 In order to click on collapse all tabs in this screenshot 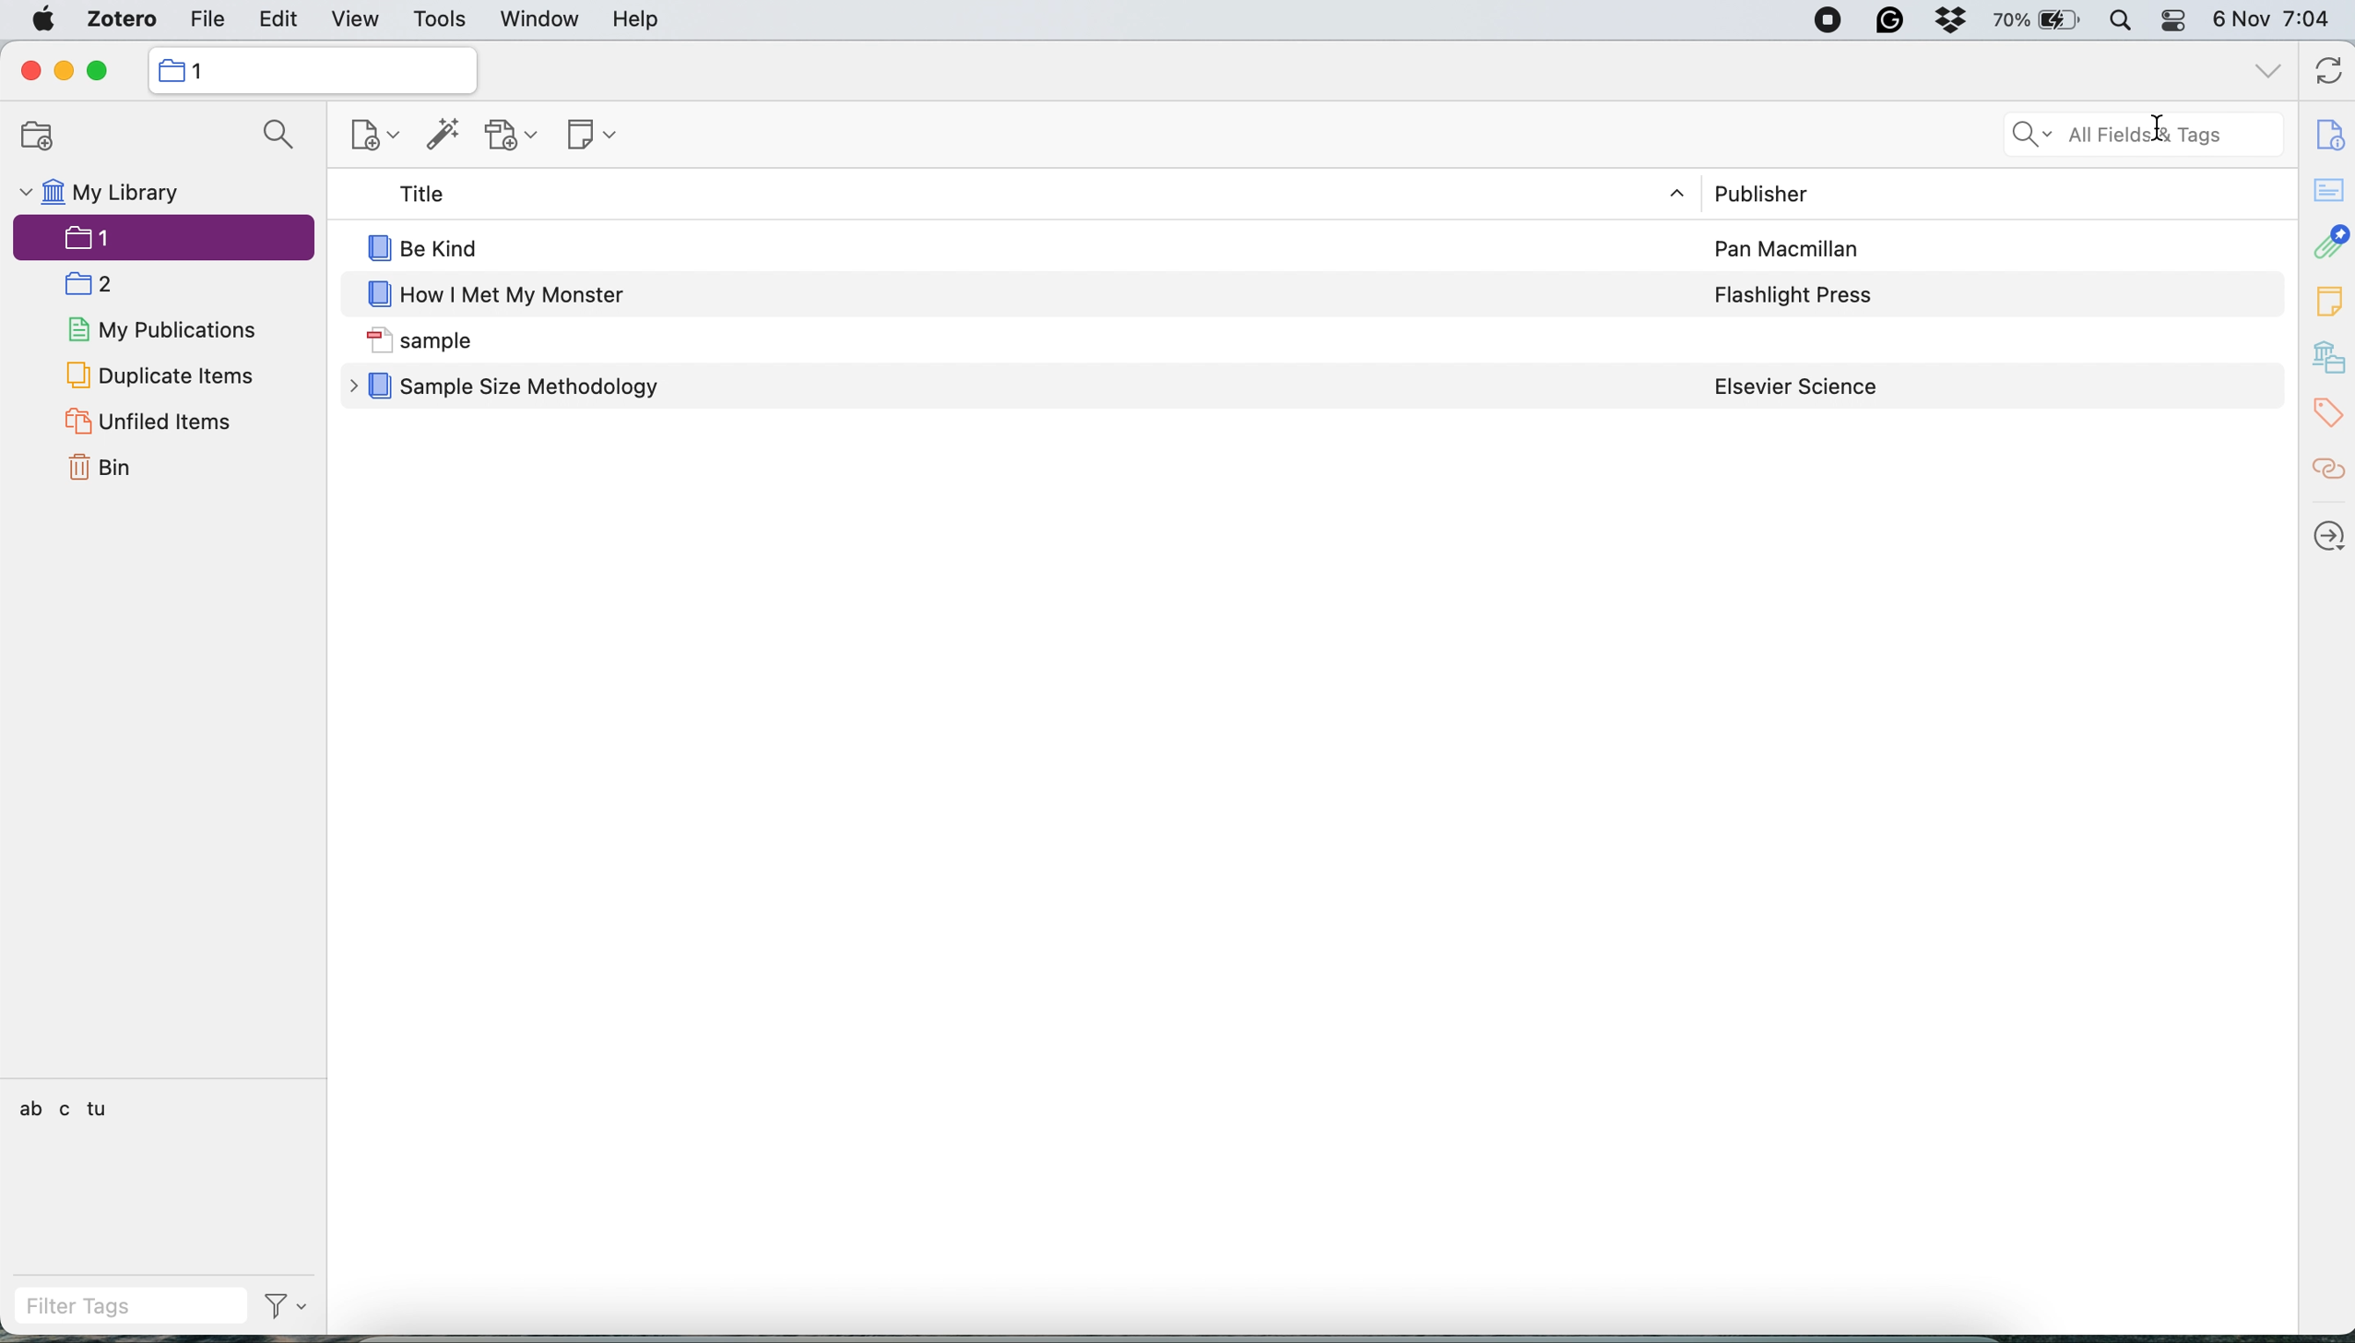, I will do `click(2268, 68)`.